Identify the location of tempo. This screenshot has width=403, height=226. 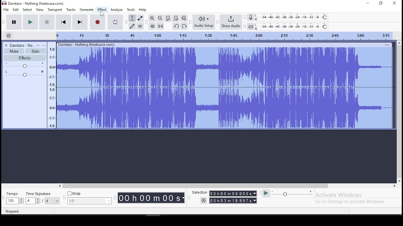
(14, 197).